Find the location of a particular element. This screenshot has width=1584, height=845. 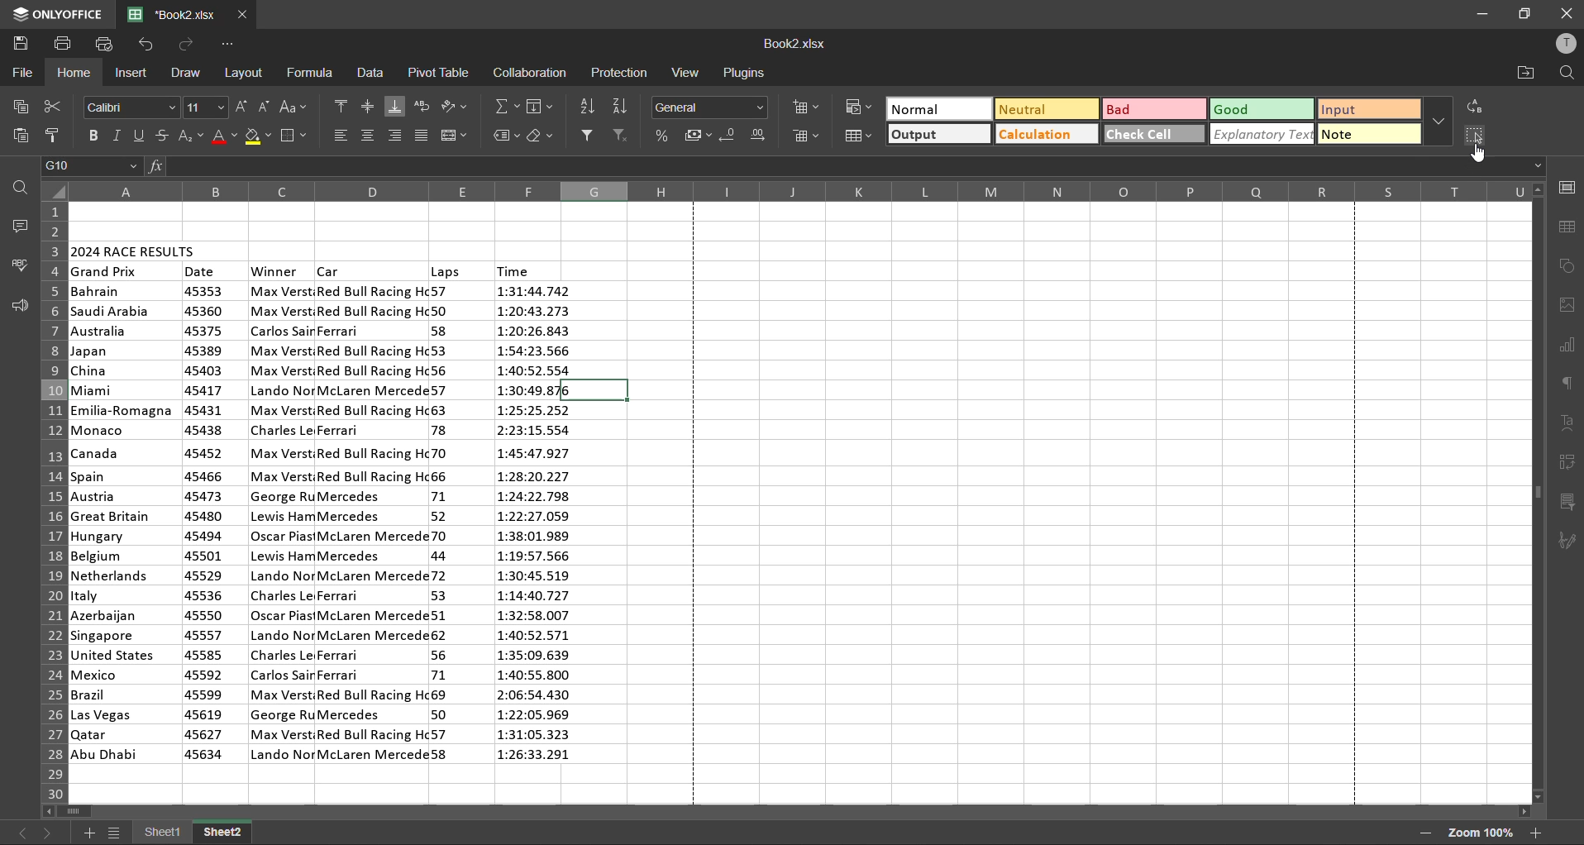

data is located at coordinates (369, 75).